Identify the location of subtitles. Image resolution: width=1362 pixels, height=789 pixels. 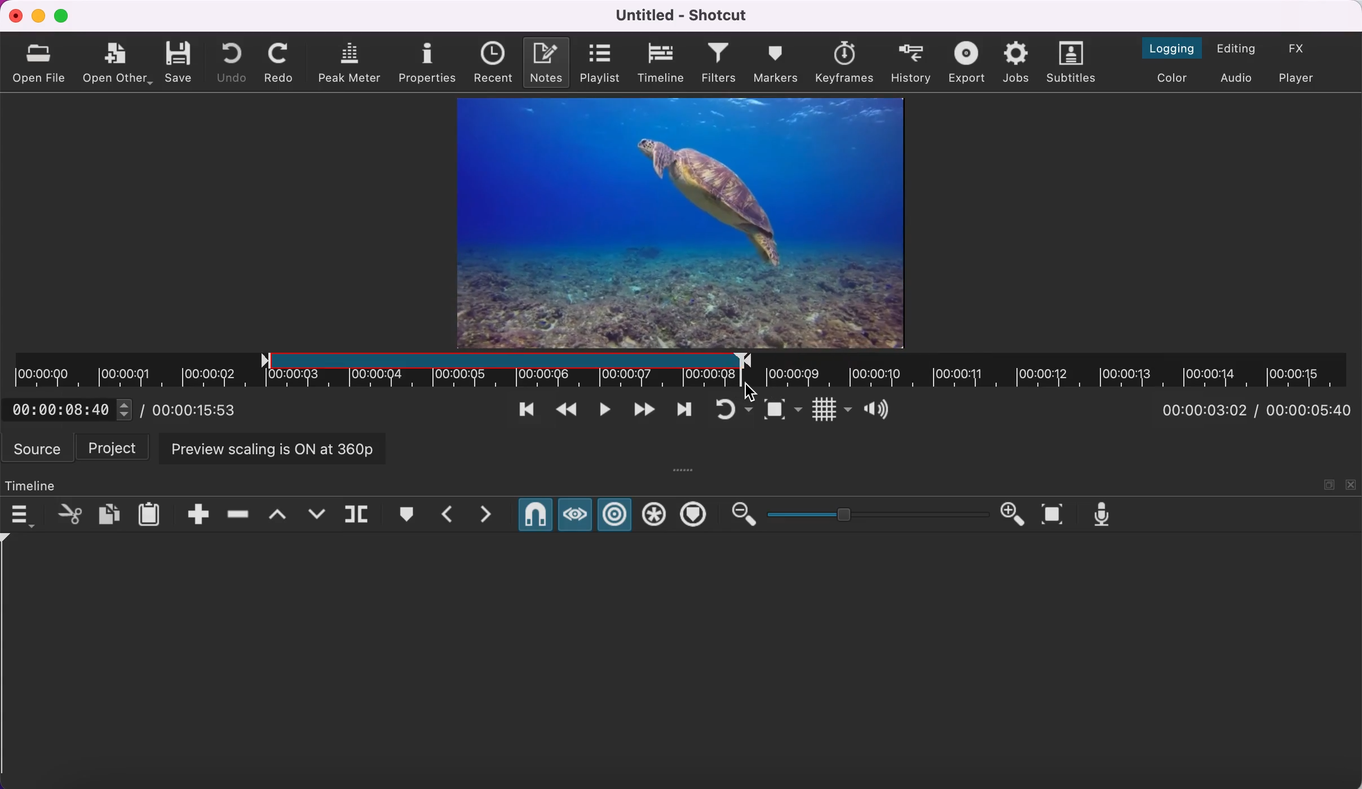
(1075, 63).